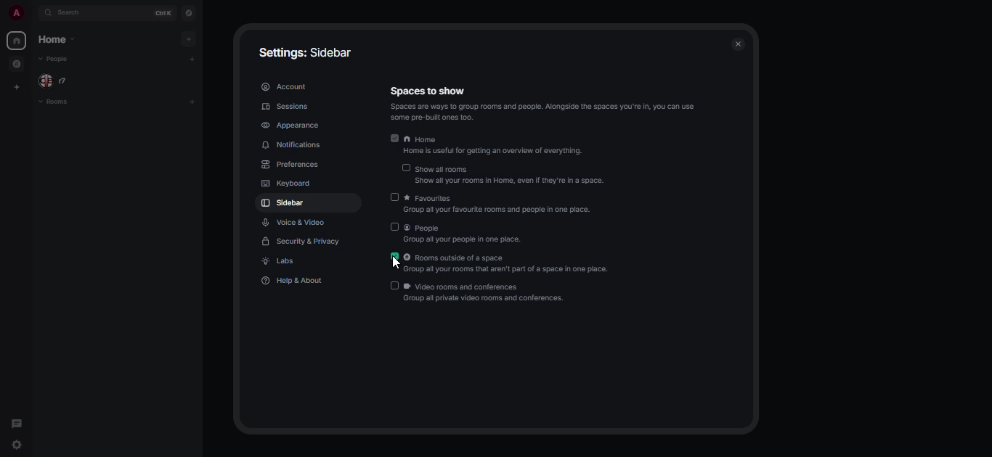 This screenshot has height=457, width=992. Describe the element at coordinates (282, 262) in the screenshot. I see `labs` at that location.